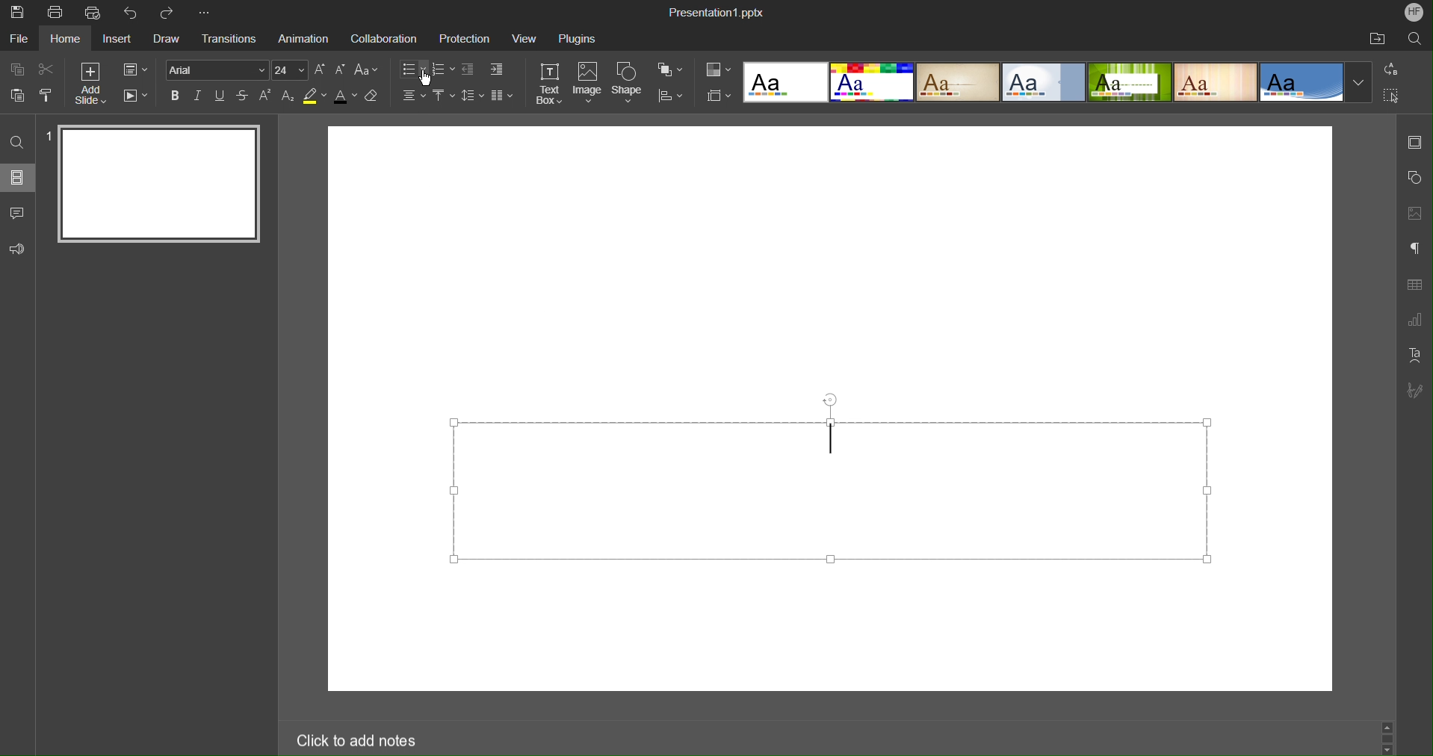  Describe the element at coordinates (90, 82) in the screenshot. I see `Add Slide` at that location.